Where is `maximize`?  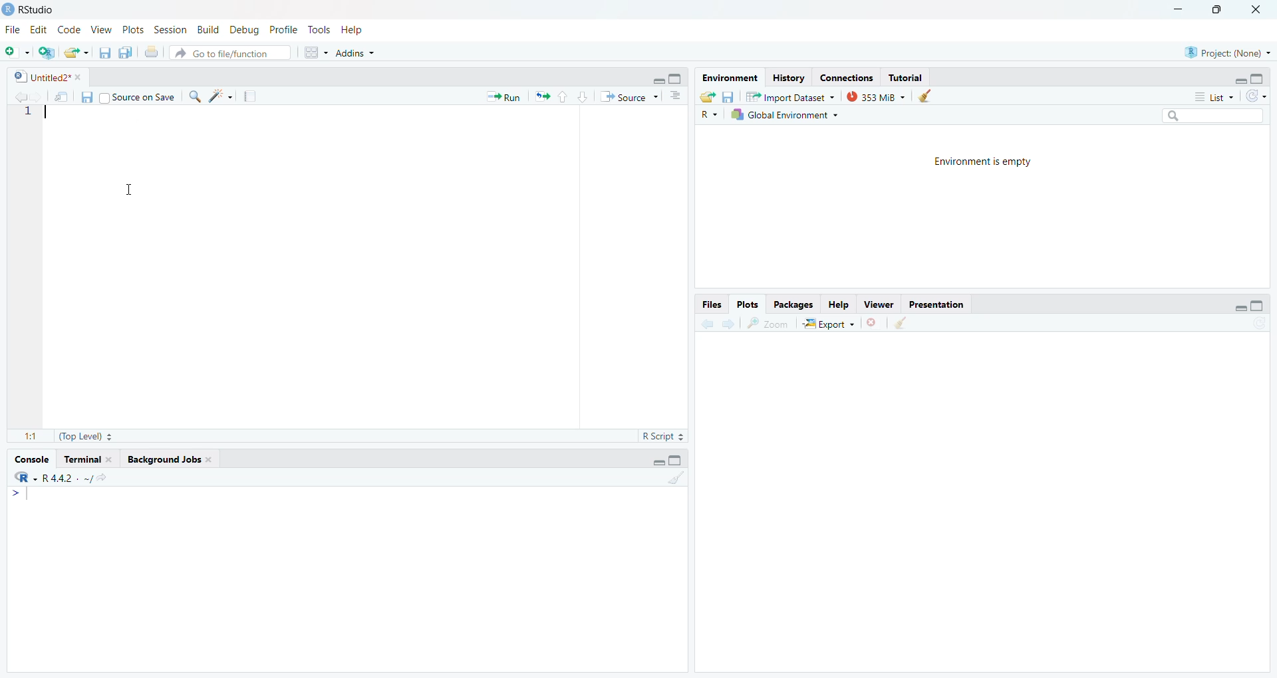
maximize is located at coordinates (1212, 9).